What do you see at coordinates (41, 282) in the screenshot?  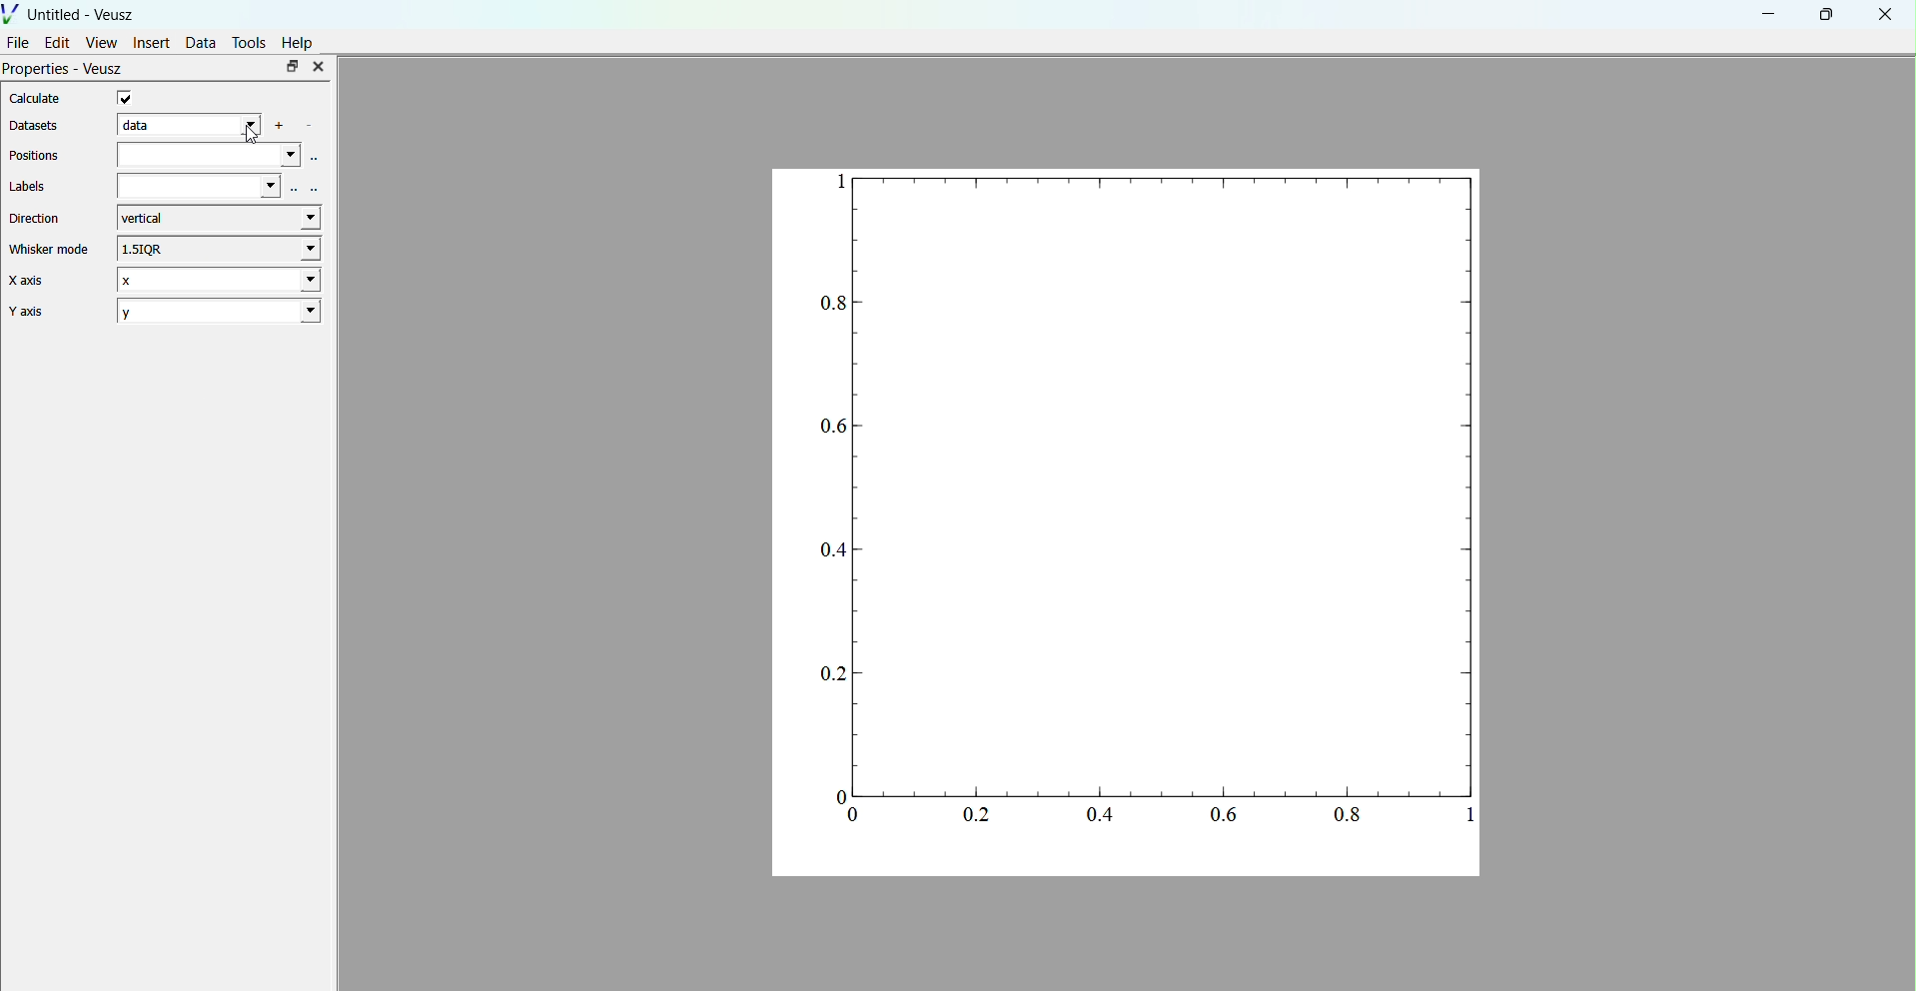 I see `X axis` at bounding box center [41, 282].